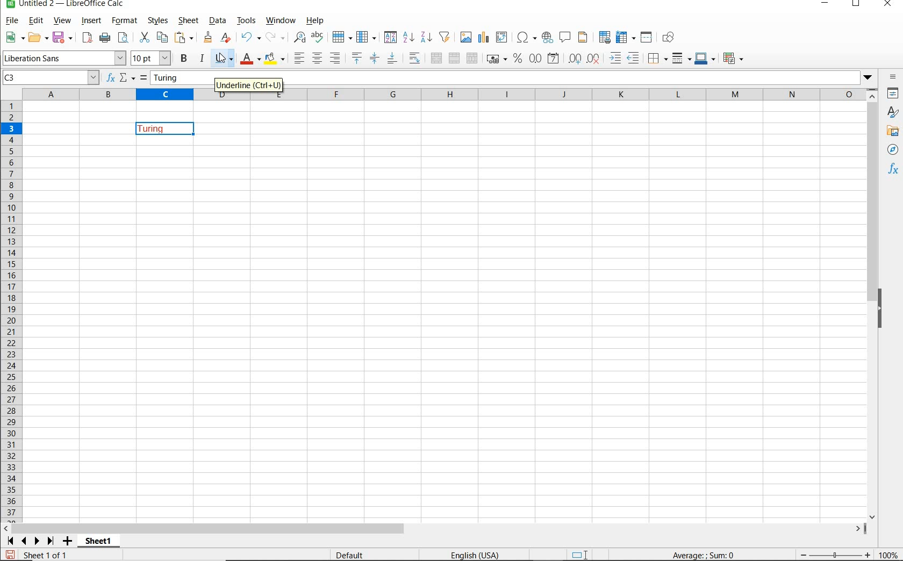  What do you see at coordinates (92, 21) in the screenshot?
I see `INSERT` at bounding box center [92, 21].